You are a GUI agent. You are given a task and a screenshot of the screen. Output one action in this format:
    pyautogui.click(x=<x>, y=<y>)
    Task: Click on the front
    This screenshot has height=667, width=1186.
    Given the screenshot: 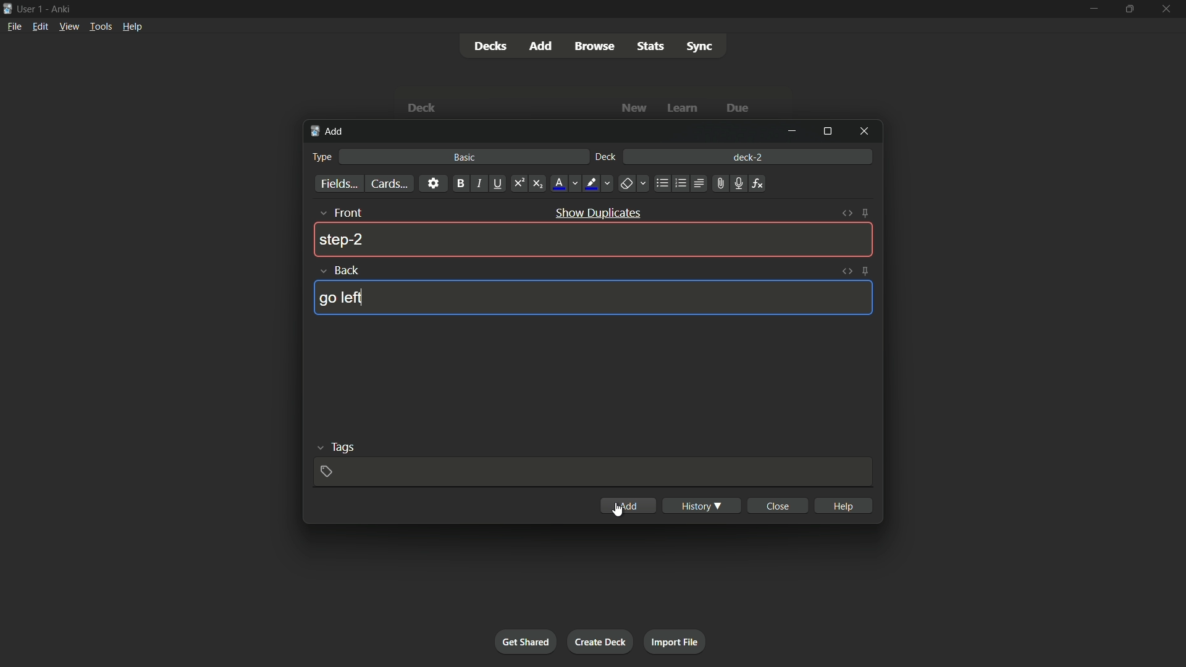 What is the action you would take?
    pyautogui.click(x=340, y=213)
    